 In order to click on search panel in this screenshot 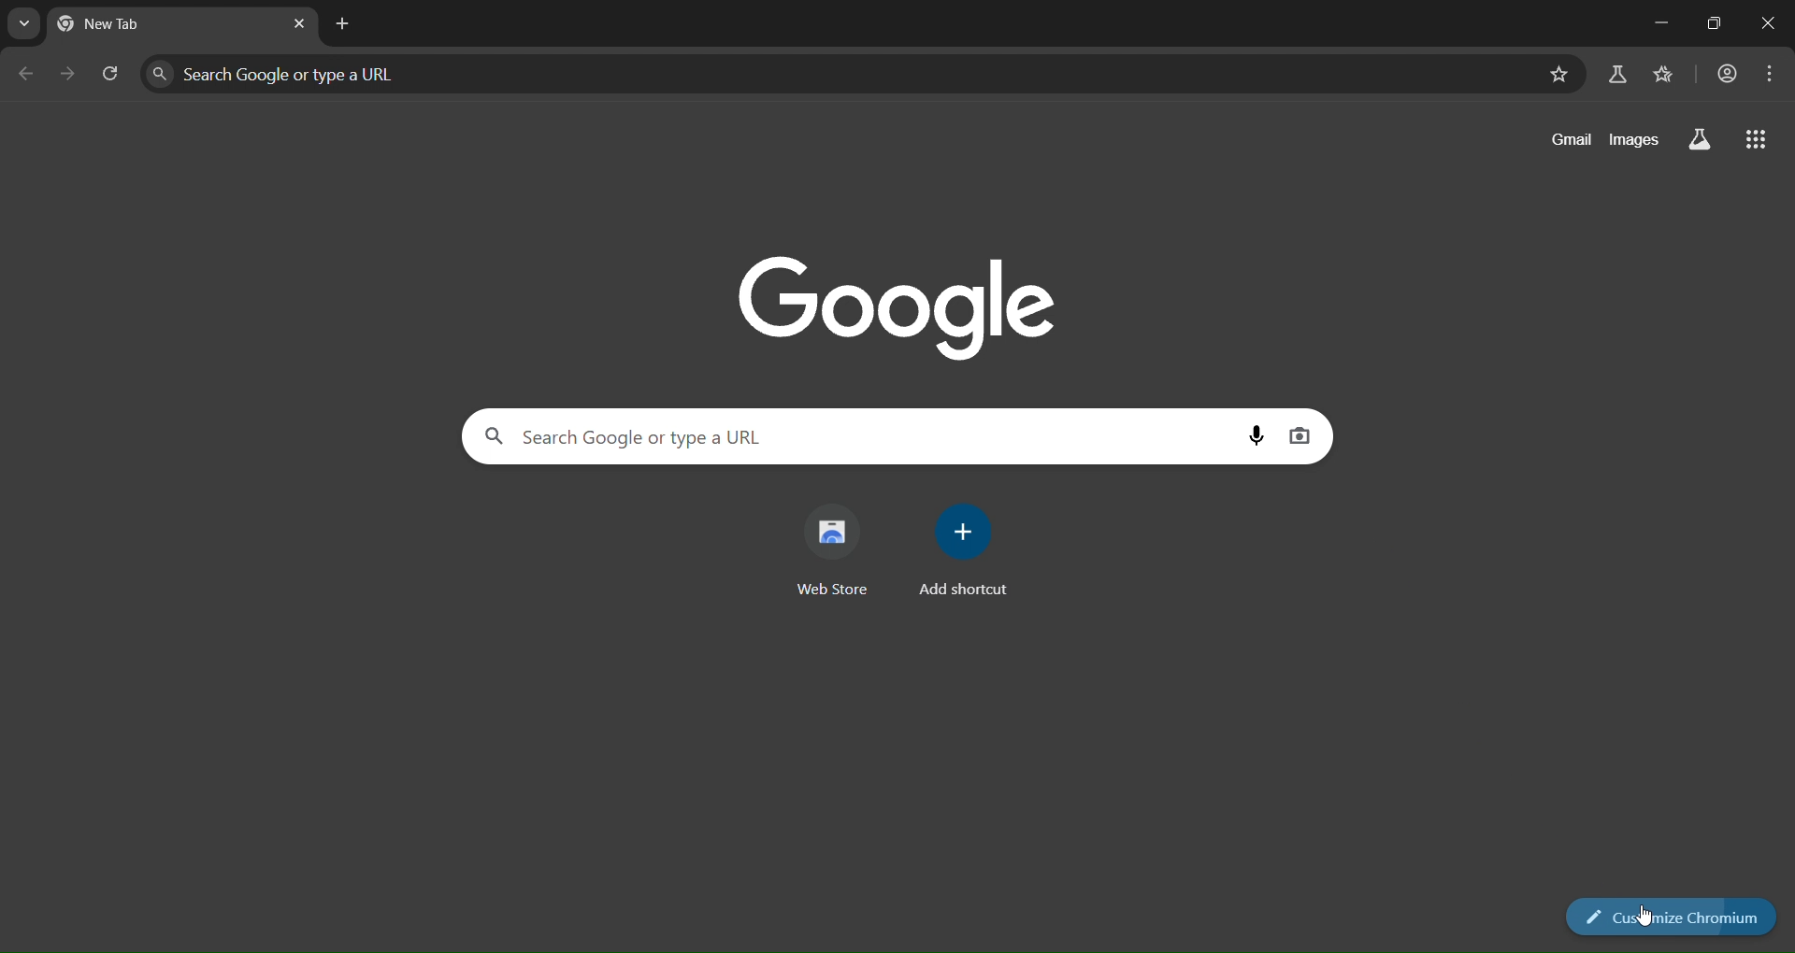, I will do `click(304, 72)`.